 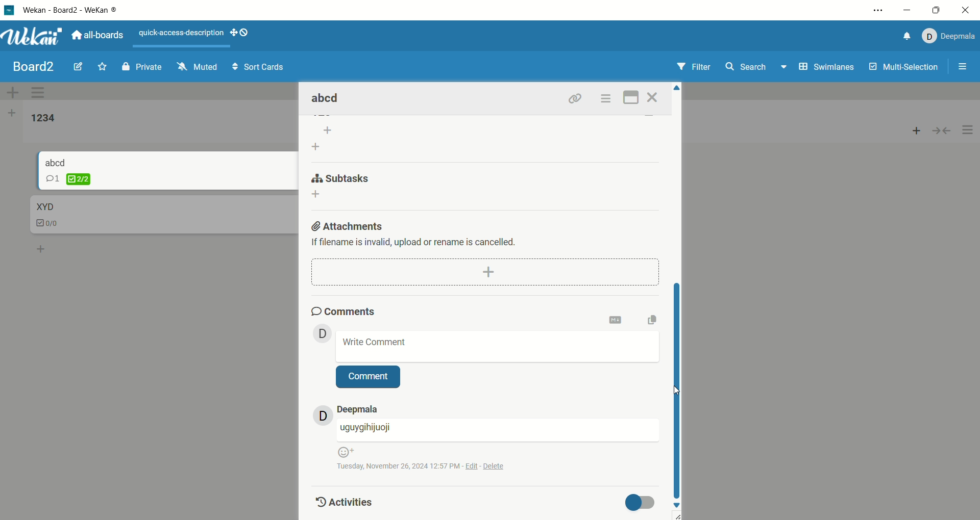 I want to click on add swimlane, so click(x=13, y=92).